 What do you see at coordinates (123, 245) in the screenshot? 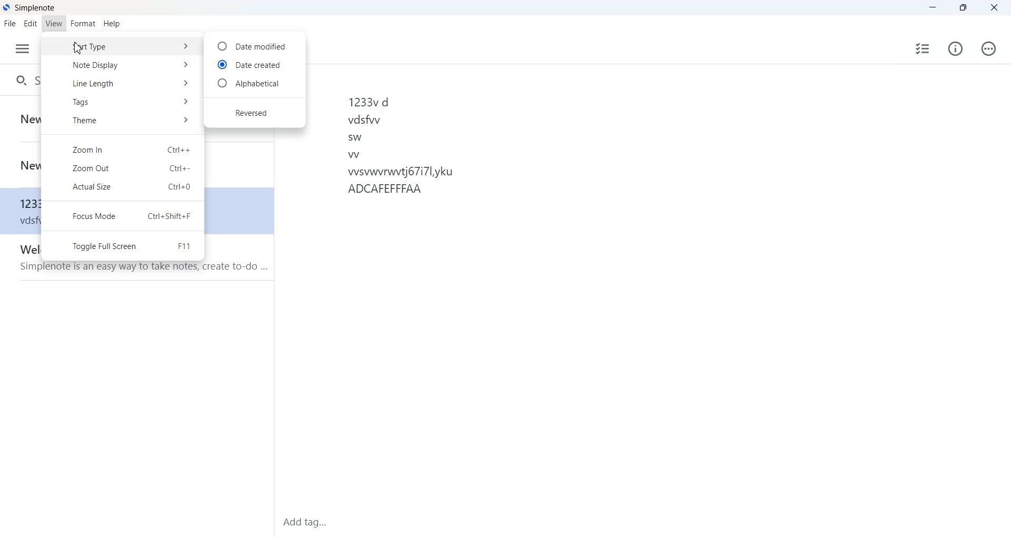
I see `Toggle full screen` at bounding box center [123, 245].